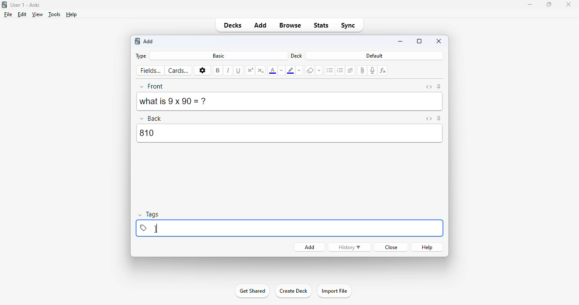 Image resolution: width=579 pixels, height=305 pixels. What do you see at coordinates (310, 71) in the screenshot?
I see `remove formatting` at bounding box center [310, 71].